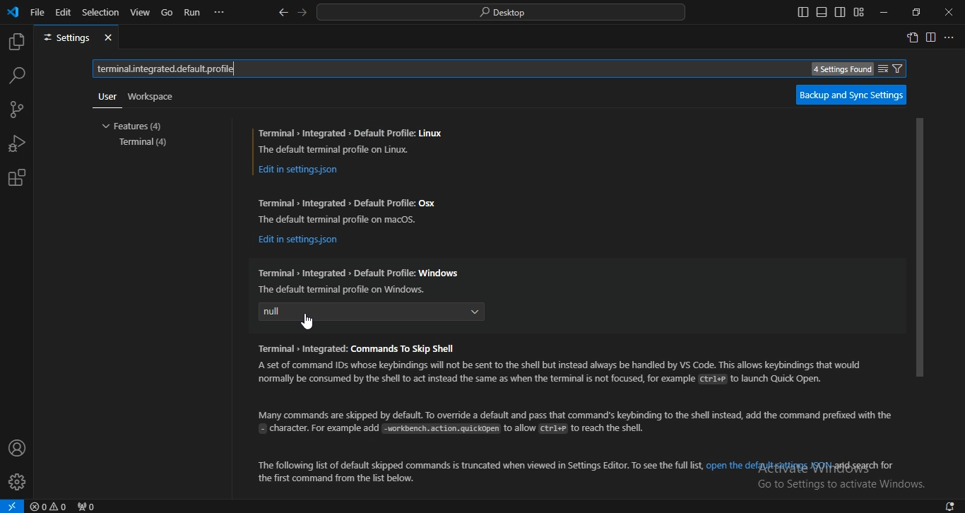  What do you see at coordinates (299, 240) in the screenshot?
I see `Edit in settingsjson` at bounding box center [299, 240].